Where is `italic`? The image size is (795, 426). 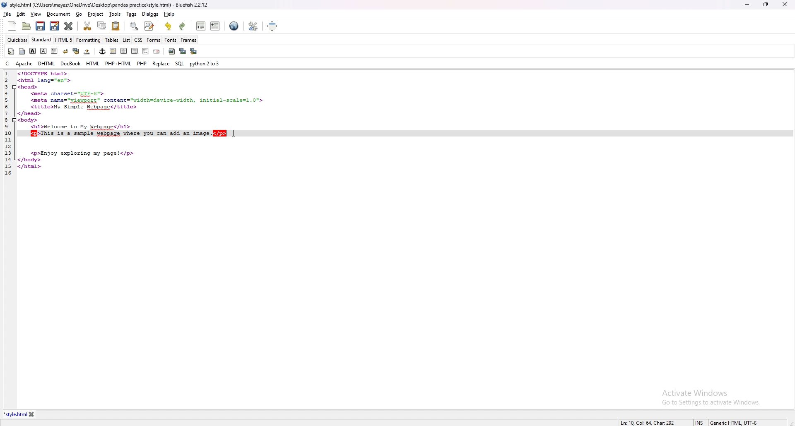
italic is located at coordinates (43, 51).